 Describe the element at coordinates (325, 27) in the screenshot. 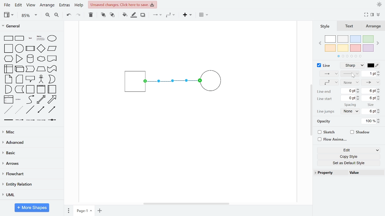

I see `style` at that location.